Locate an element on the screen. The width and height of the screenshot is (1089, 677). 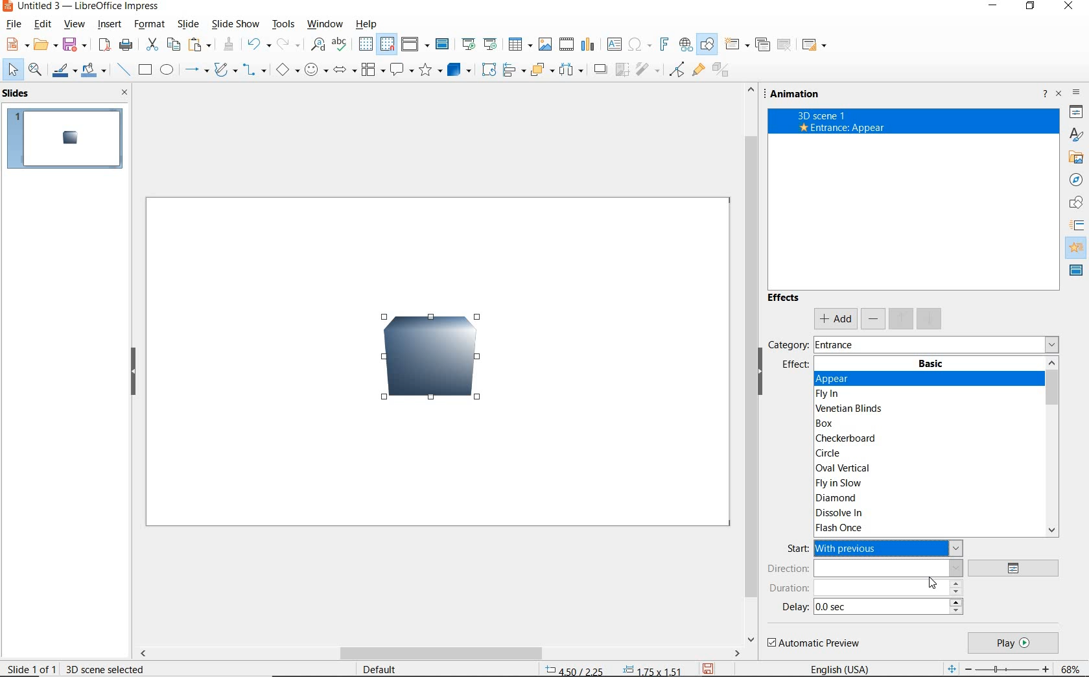
new slide is located at coordinates (736, 45).